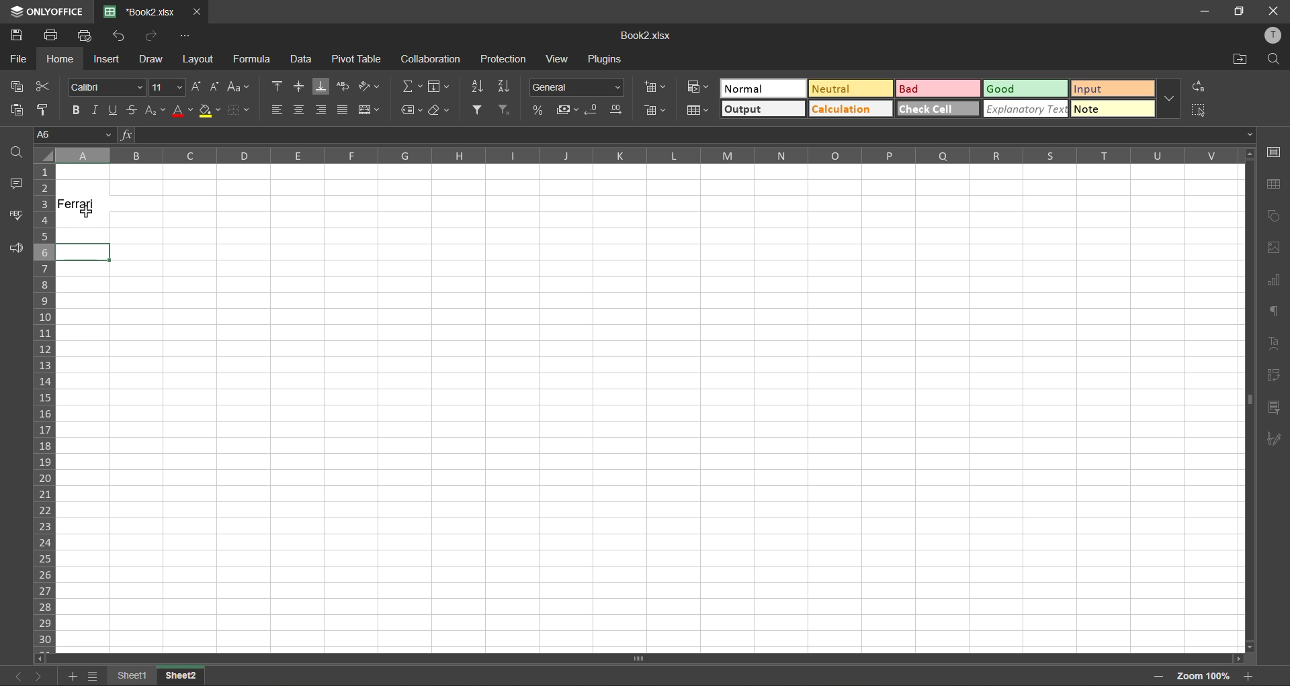 The image size is (1290, 686). I want to click on zoom factor, so click(1205, 677).